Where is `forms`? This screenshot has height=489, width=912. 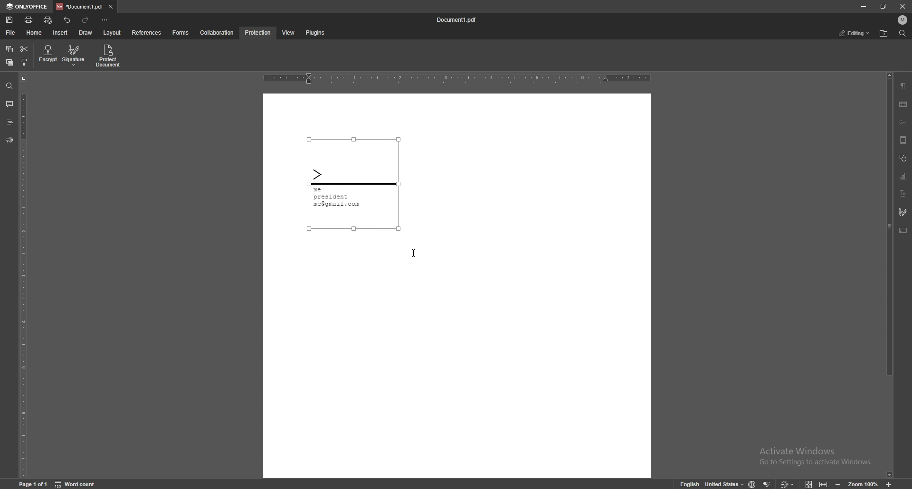
forms is located at coordinates (181, 33).